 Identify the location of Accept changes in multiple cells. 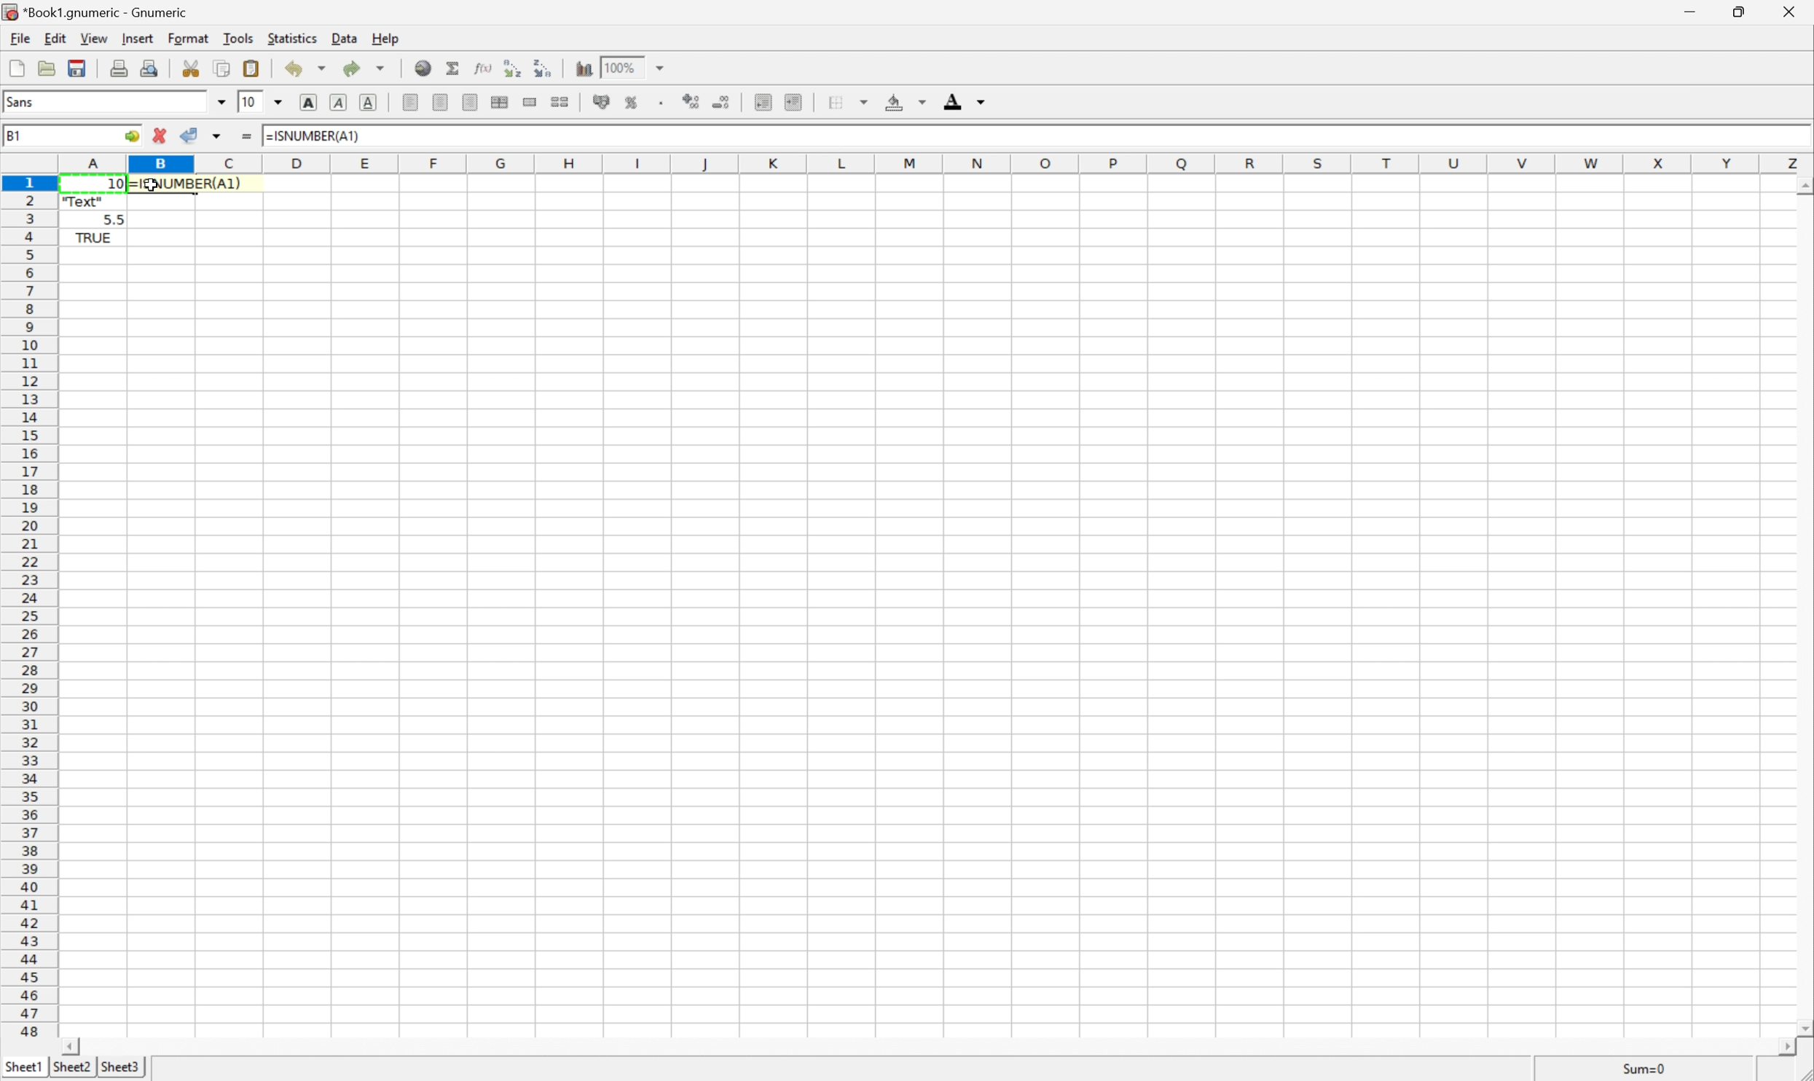
(216, 137).